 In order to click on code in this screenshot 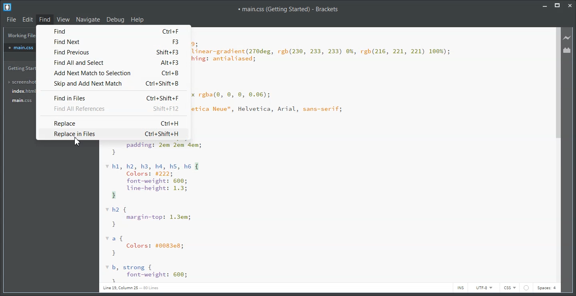, I will do `click(323, 79)`.